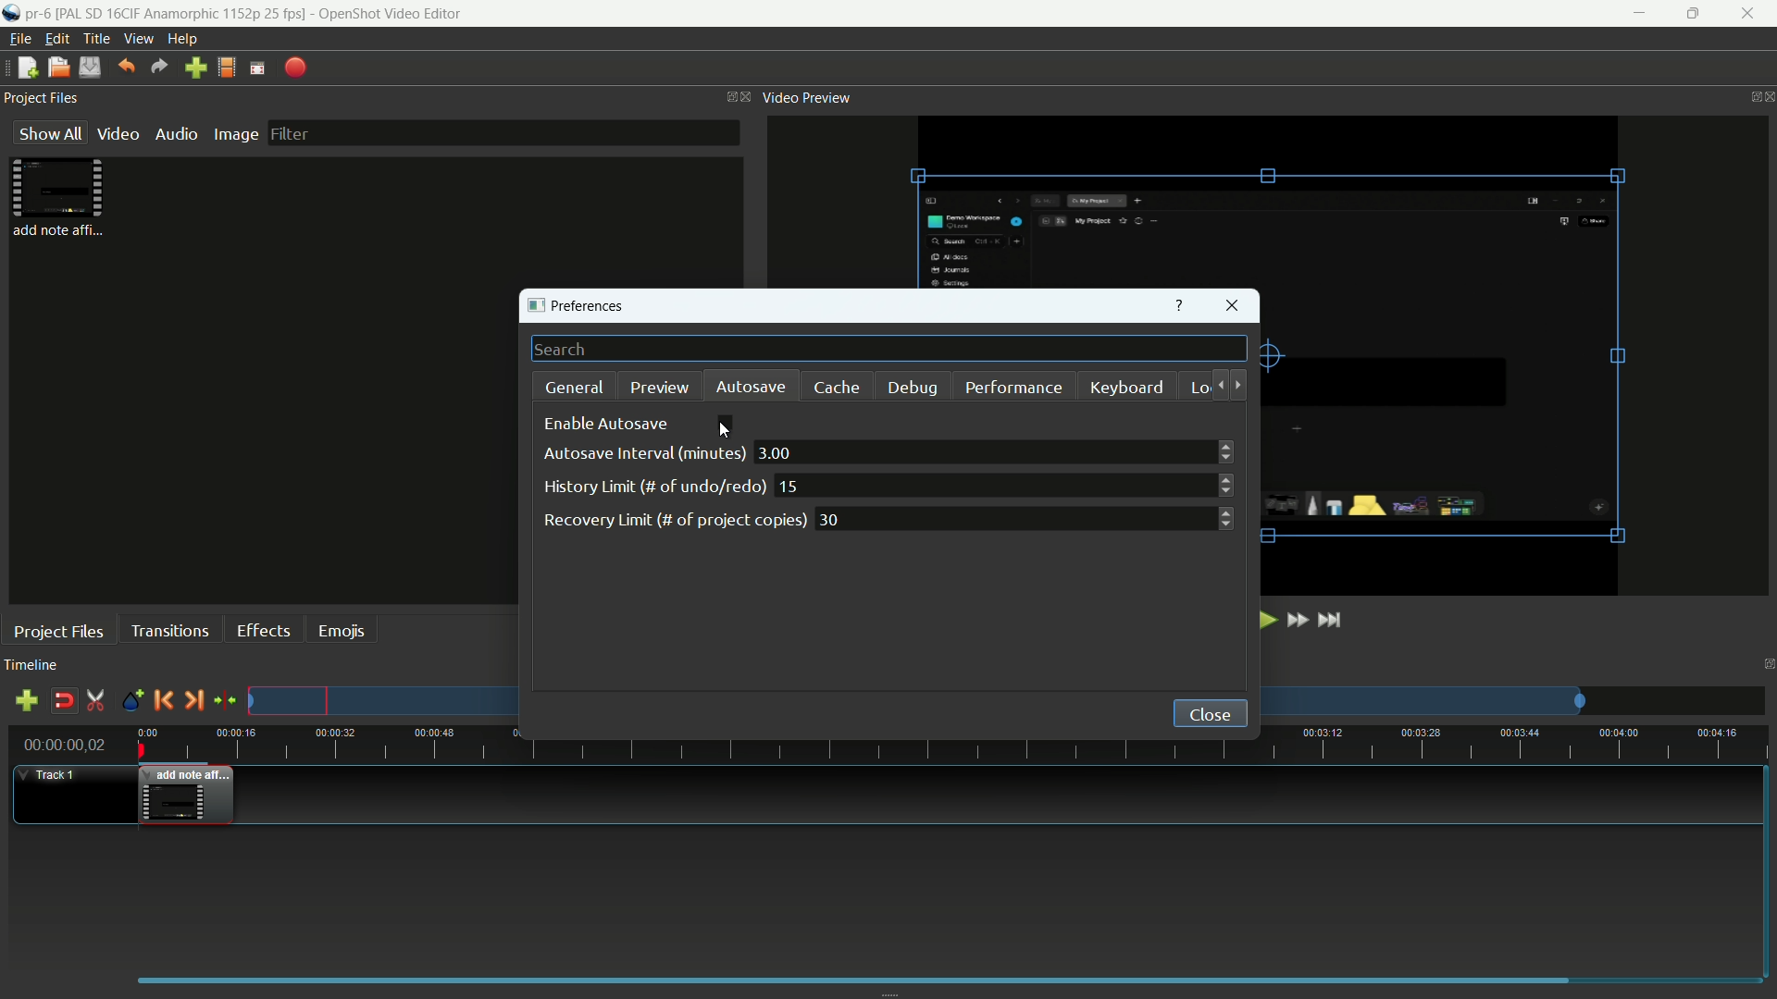 The height and width of the screenshot is (999, 1777). What do you see at coordinates (163, 700) in the screenshot?
I see `previous marker` at bounding box center [163, 700].